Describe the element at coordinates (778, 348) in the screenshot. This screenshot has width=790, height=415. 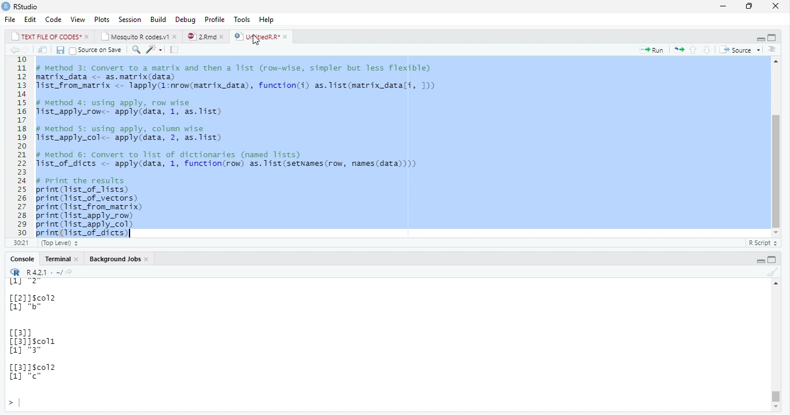
I see `scrollbar` at that location.